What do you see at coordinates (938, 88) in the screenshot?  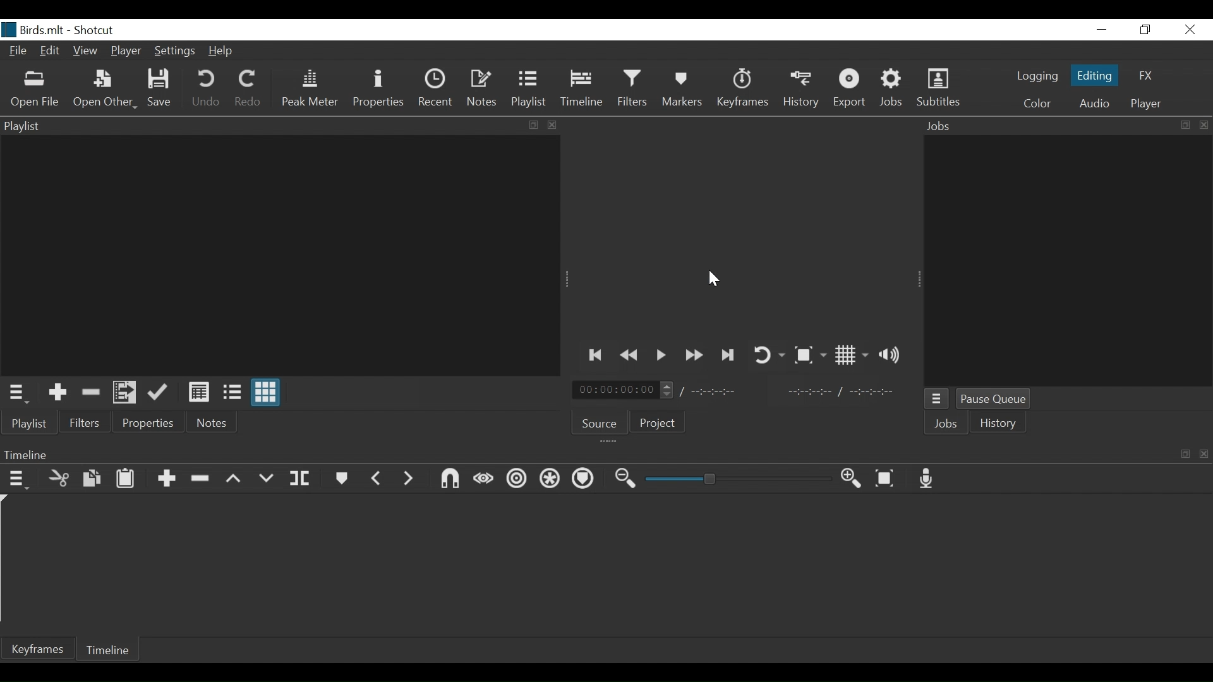 I see `Subtitles` at bounding box center [938, 88].